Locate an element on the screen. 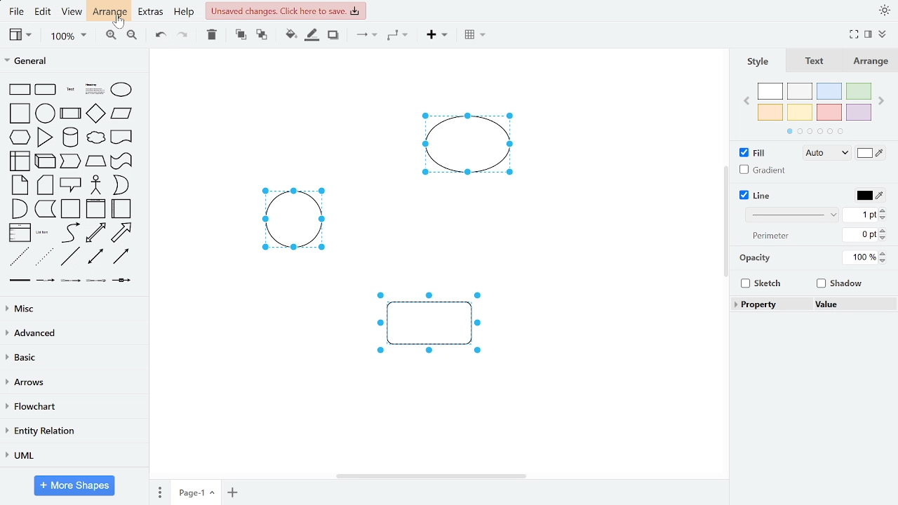 The height and width of the screenshot is (505, 898). collapse is located at coordinates (883, 34).